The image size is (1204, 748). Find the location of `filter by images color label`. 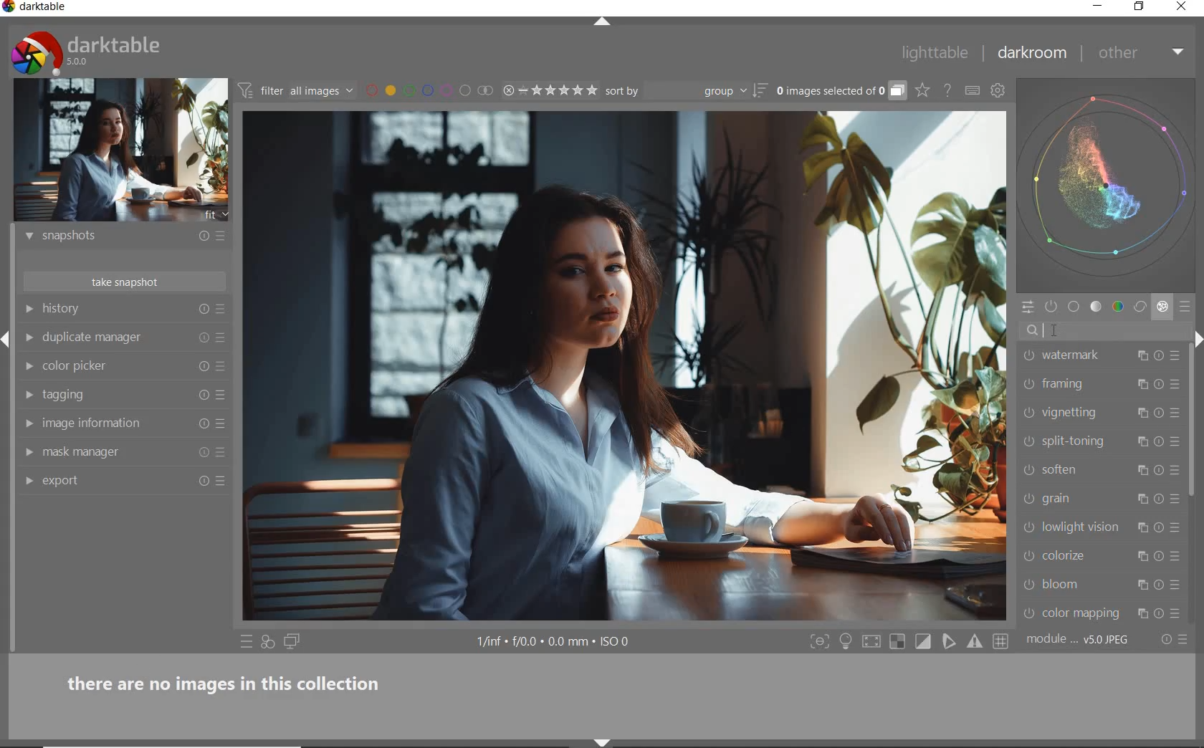

filter by images color label is located at coordinates (429, 90).